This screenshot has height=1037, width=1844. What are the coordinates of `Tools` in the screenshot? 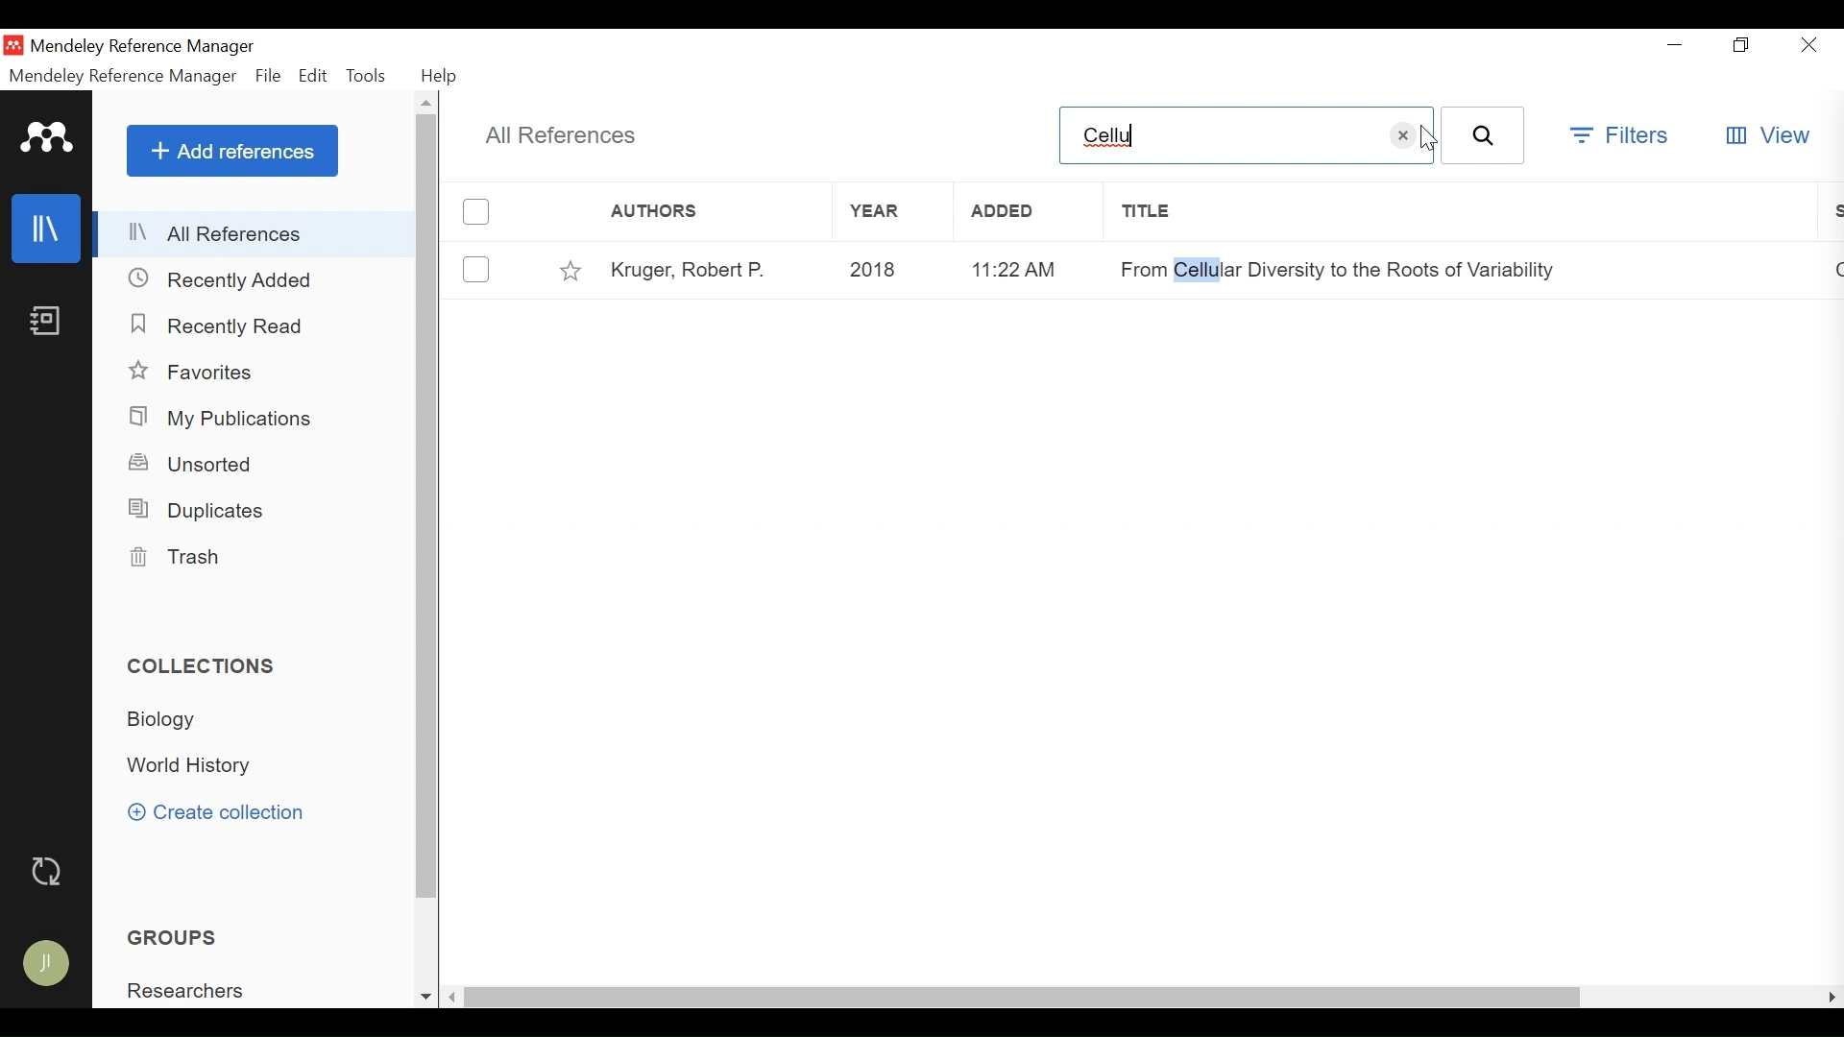 It's located at (370, 78).